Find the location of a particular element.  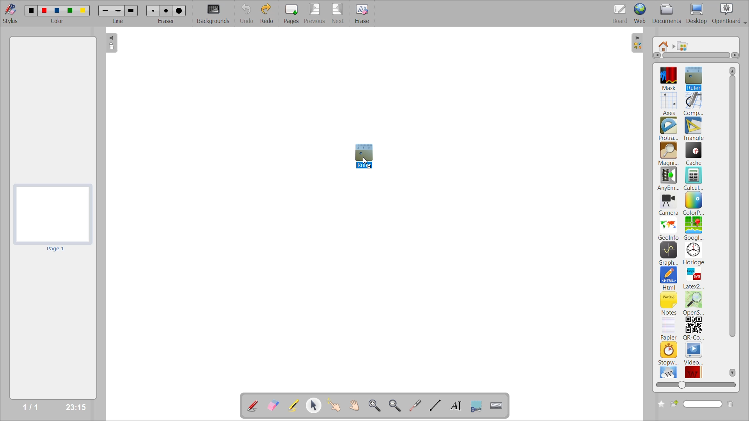

eraser 1 is located at coordinates (153, 11).